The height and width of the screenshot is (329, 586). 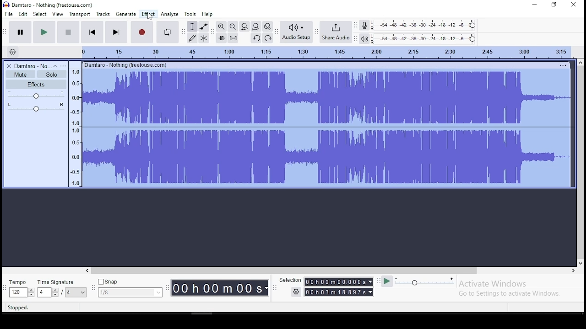 What do you see at coordinates (244, 27) in the screenshot?
I see `fit project to width` at bounding box center [244, 27].